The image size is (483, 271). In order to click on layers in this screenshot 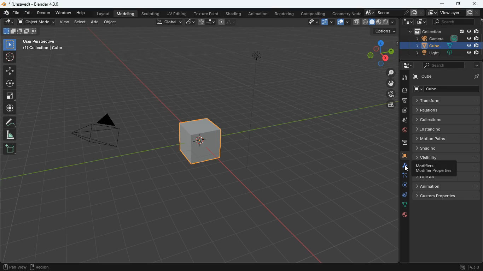, I will do `click(388, 106)`.